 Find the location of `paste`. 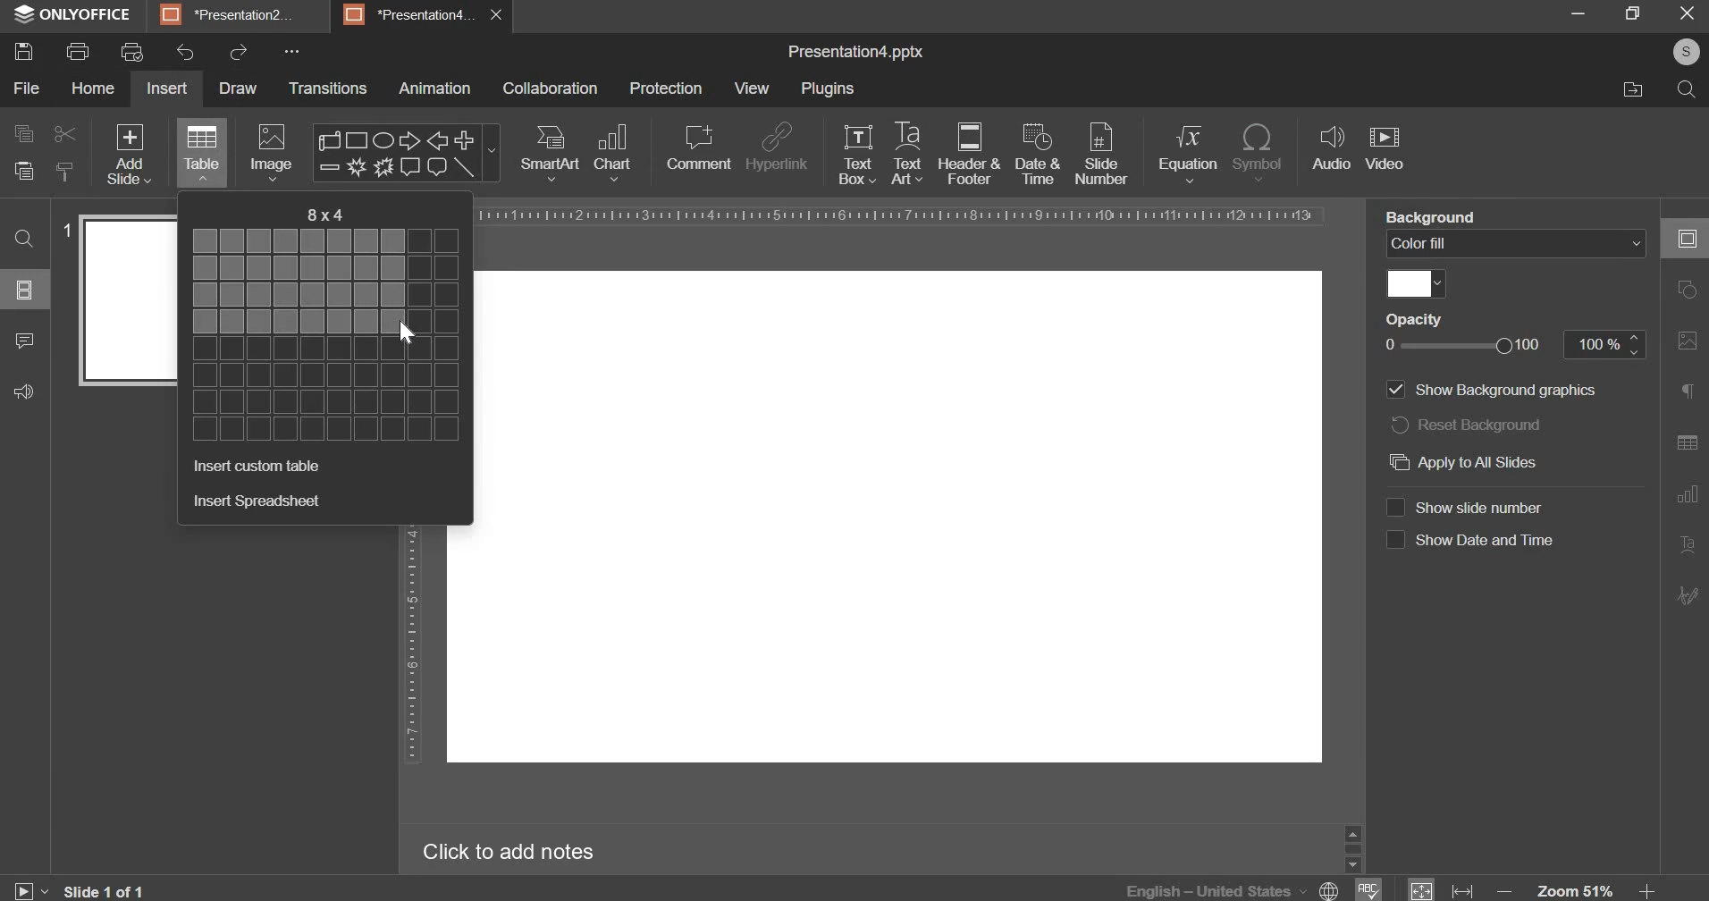

paste is located at coordinates (23, 170).